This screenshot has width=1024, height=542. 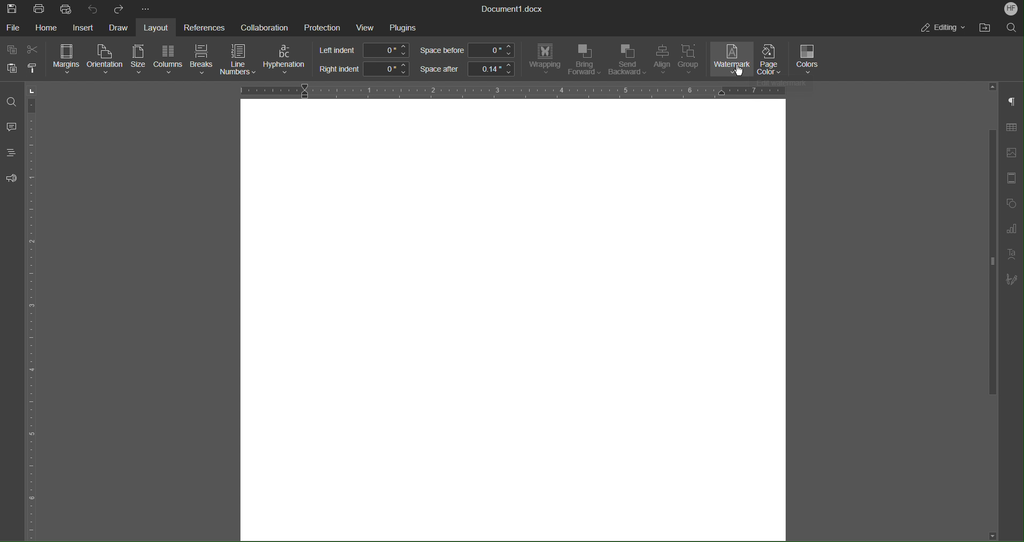 What do you see at coordinates (1011, 27) in the screenshot?
I see `Search` at bounding box center [1011, 27].